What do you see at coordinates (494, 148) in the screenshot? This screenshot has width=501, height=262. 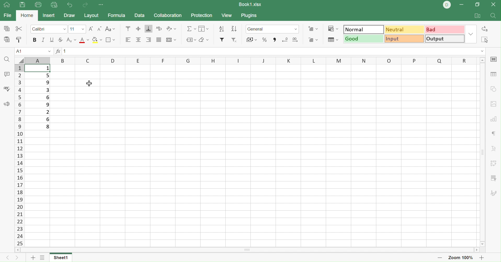 I see `Text art settings` at bounding box center [494, 148].